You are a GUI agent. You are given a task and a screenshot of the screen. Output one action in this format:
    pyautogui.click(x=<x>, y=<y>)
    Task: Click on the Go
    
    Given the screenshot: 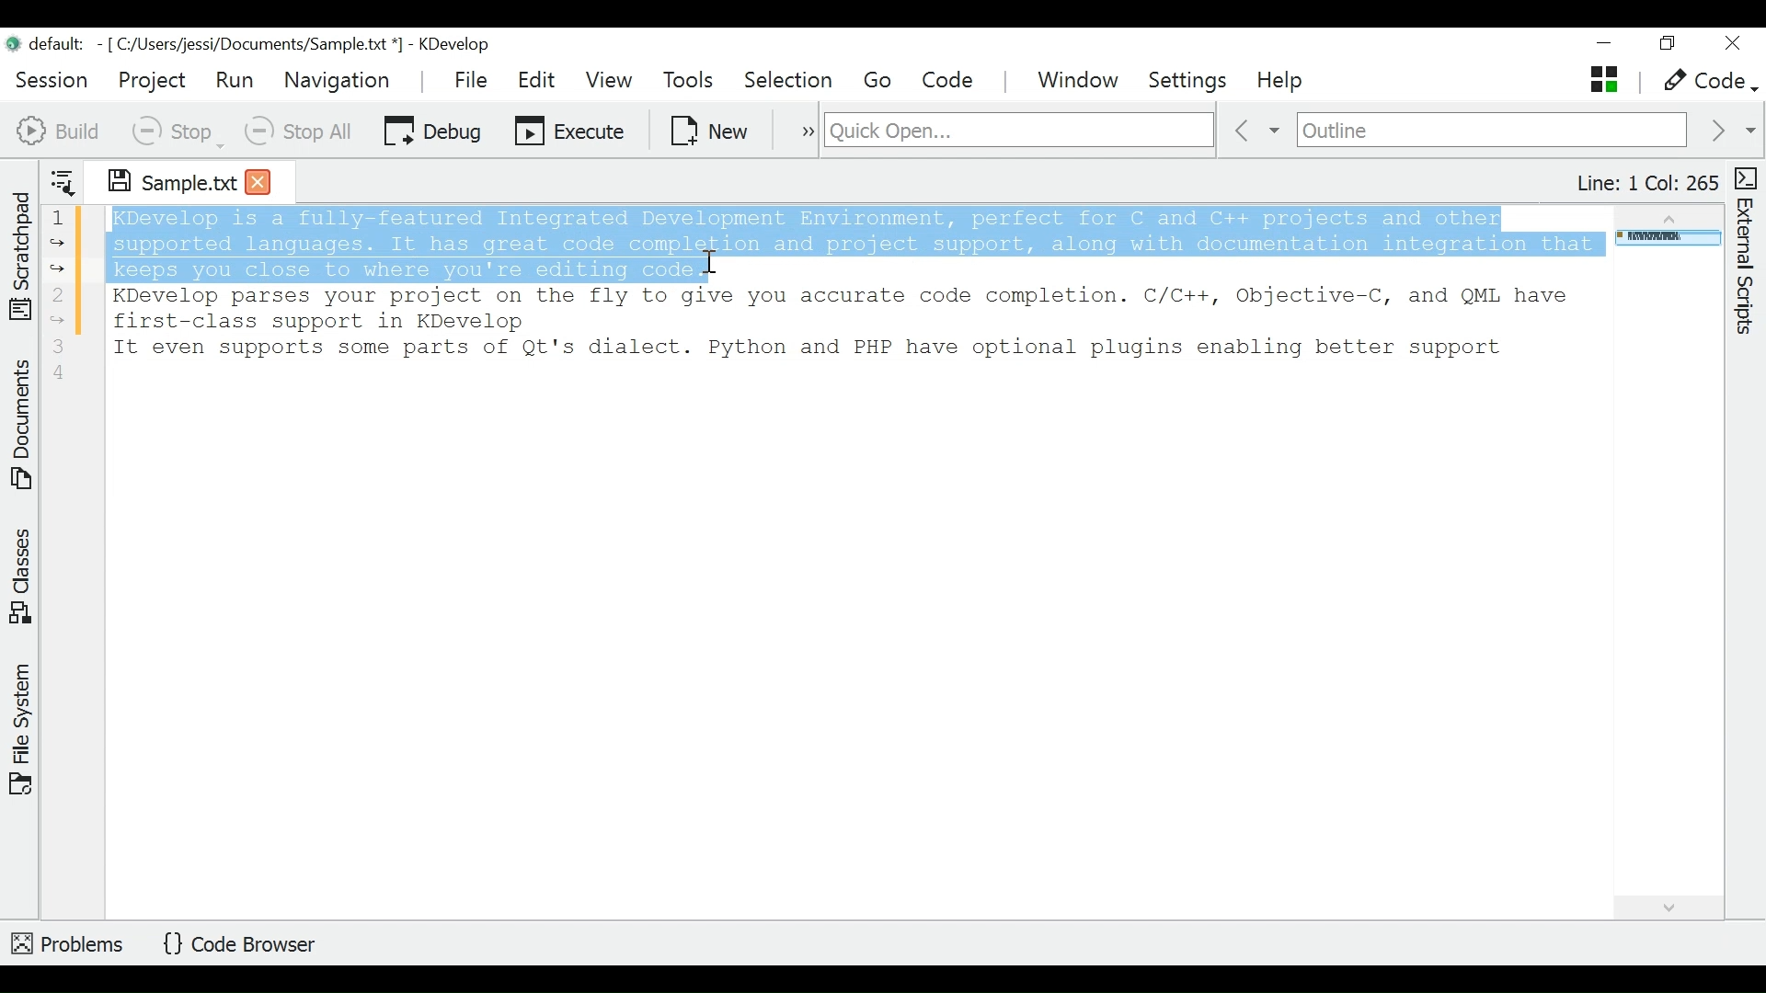 What is the action you would take?
    pyautogui.click(x=881, y=81)
    